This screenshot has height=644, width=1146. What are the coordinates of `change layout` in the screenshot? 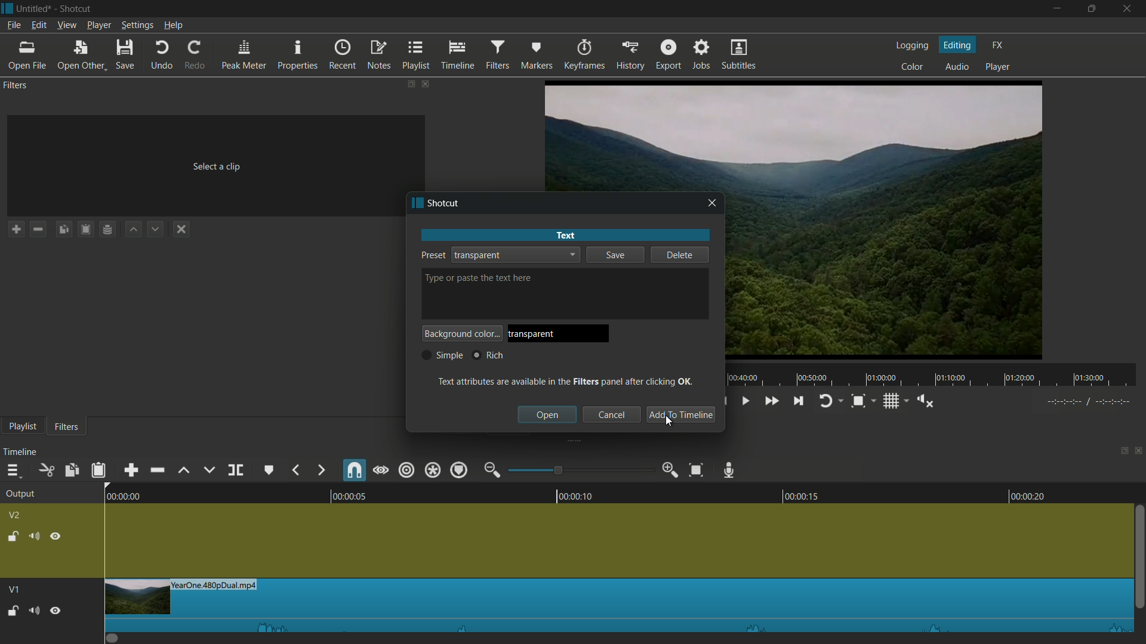 It's located at (1120, 453).